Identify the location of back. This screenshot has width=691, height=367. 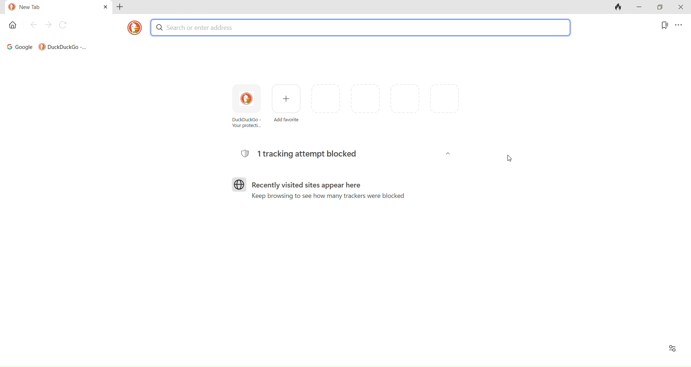
(34, 25).